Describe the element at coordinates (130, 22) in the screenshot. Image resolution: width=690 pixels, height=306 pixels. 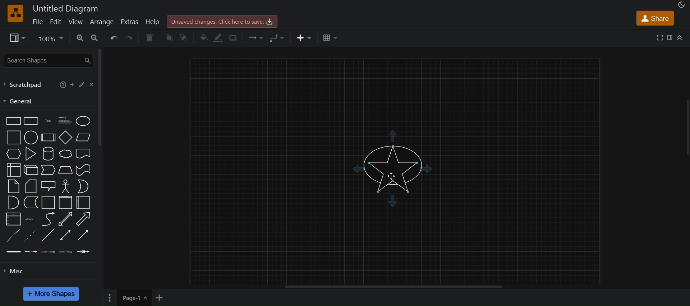
I see `extras` at that location.